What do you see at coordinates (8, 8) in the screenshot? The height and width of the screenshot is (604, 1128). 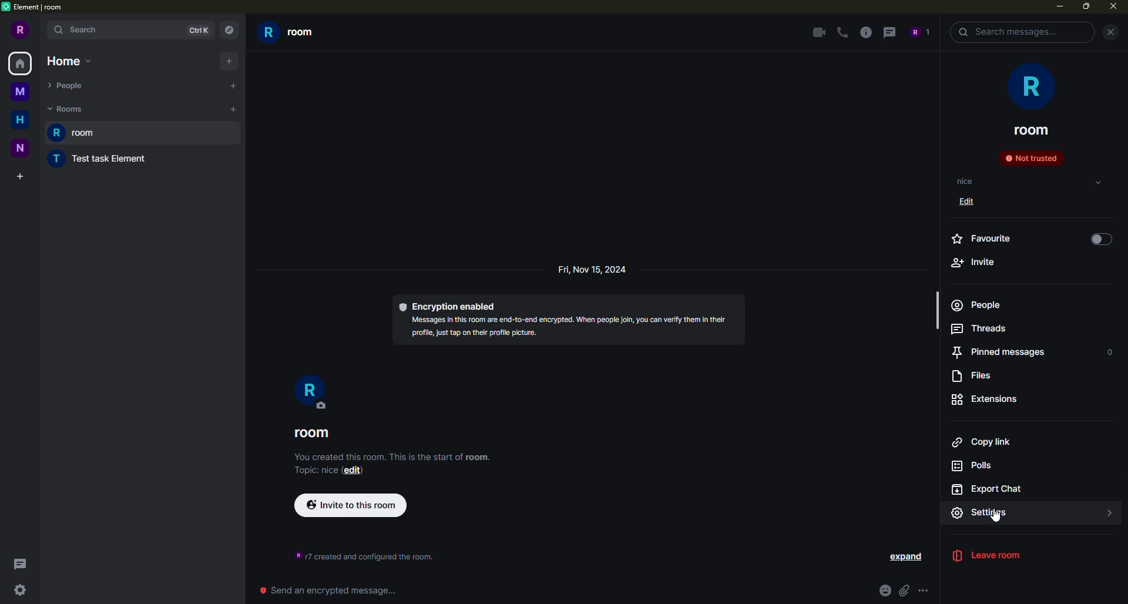 I see `logo` at bounding box center [8, 8].